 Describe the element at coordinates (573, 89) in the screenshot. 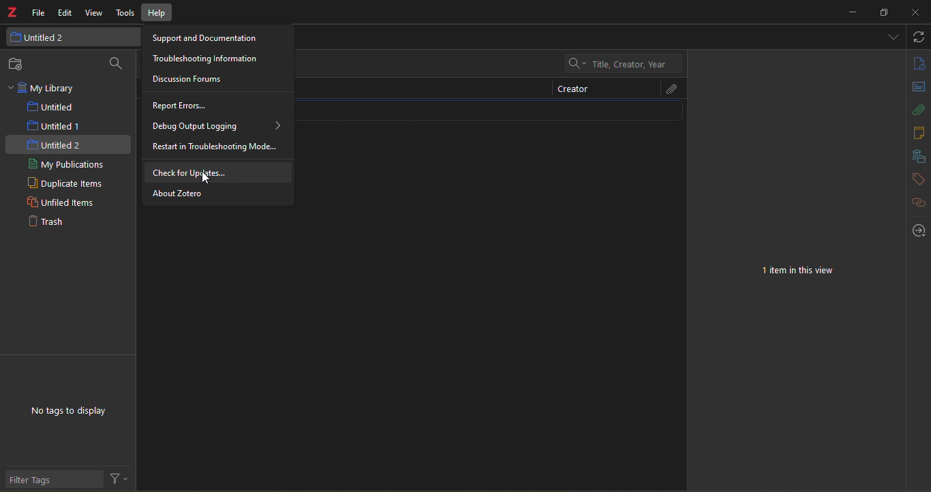

I see `creator` at that location.